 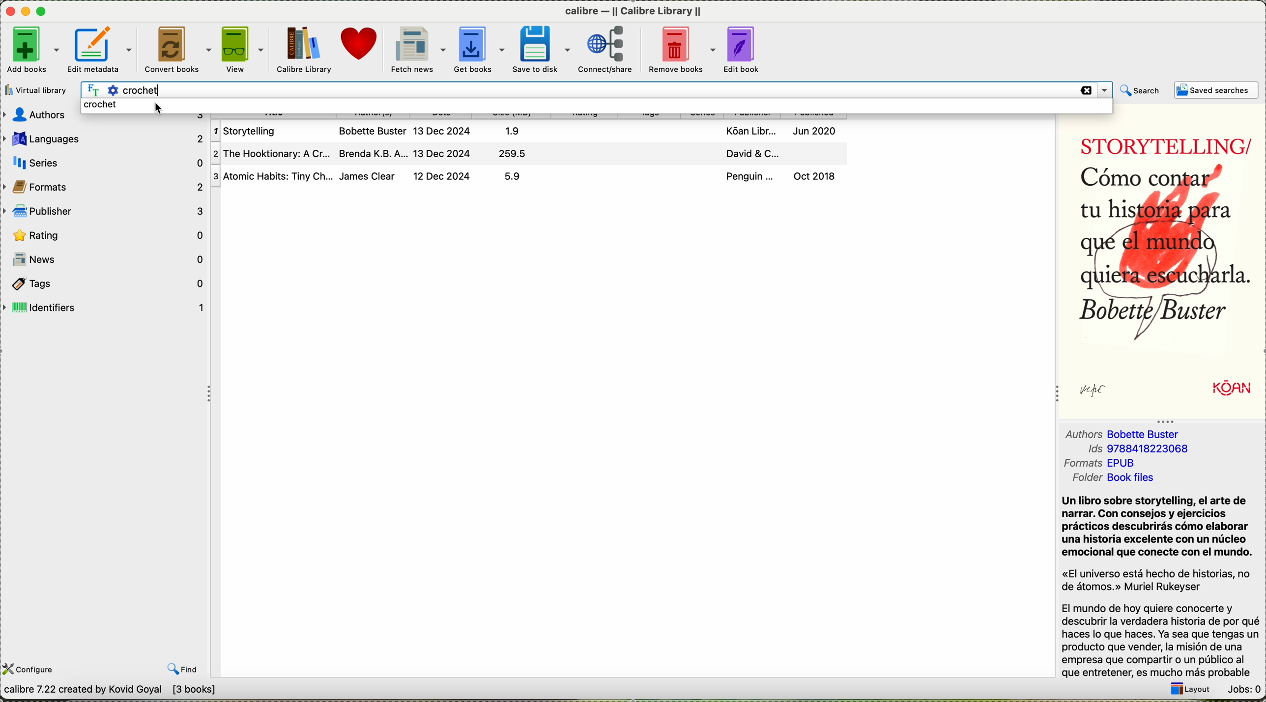 What do you see at coordinates (1214, 389) in the screenshot?
I see `Koan` at bounding box center [1214, 389].